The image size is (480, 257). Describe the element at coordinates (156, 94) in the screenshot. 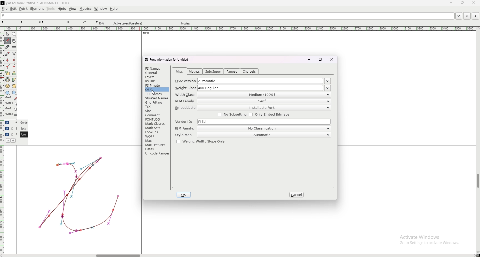

I see `ttf frames` at that location.